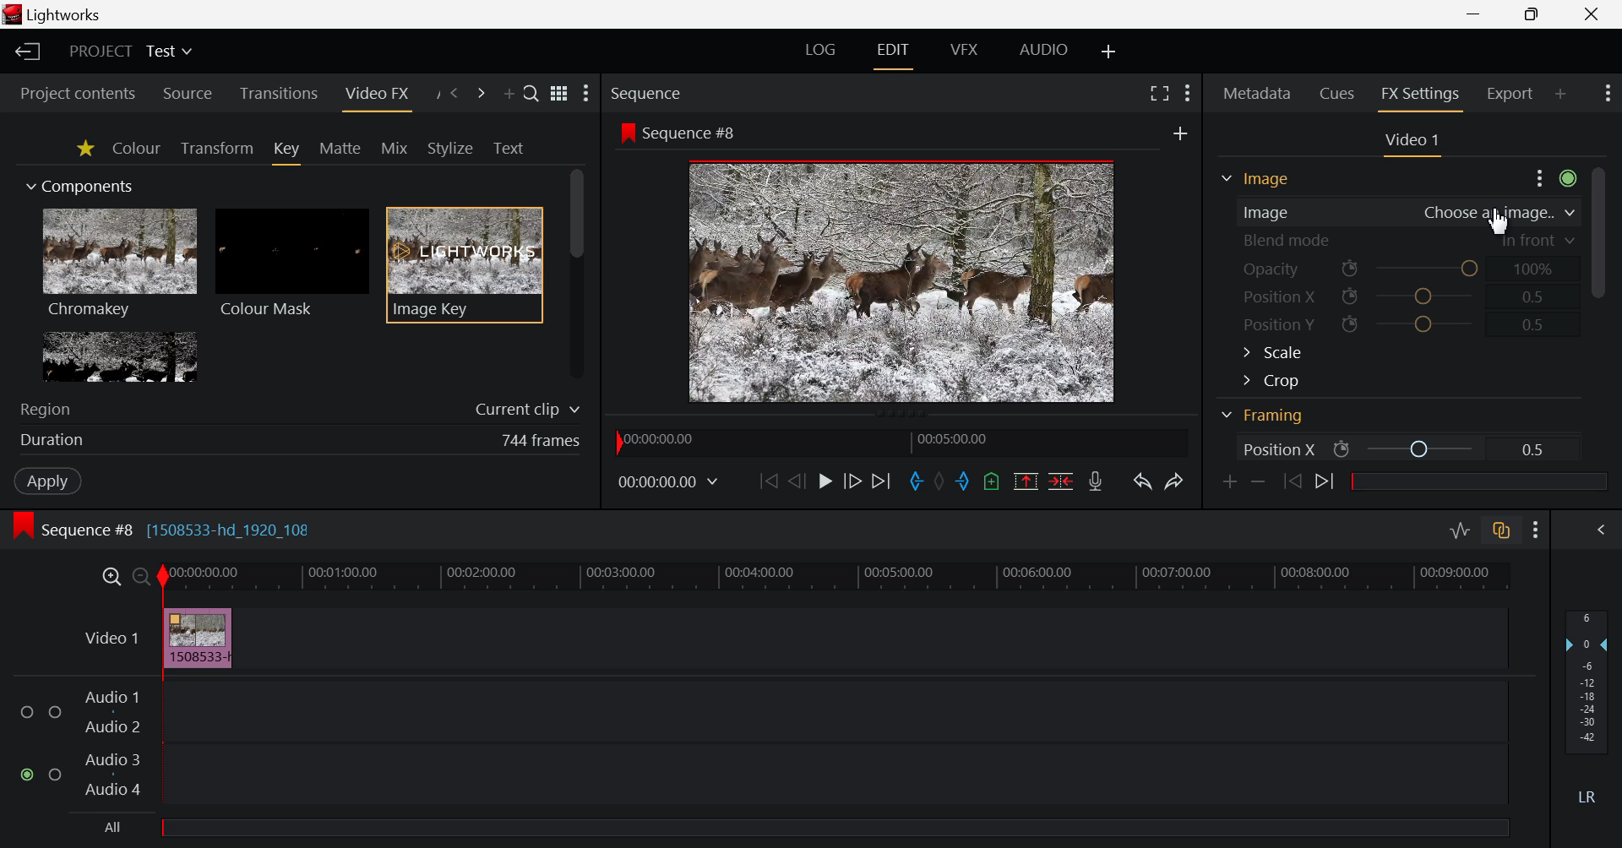 The width and height of the screenshot is (1622, 848). Describe the element at coordinates (902, 281) in the screenshot. I see `Sequence Preview Screen` at that location.